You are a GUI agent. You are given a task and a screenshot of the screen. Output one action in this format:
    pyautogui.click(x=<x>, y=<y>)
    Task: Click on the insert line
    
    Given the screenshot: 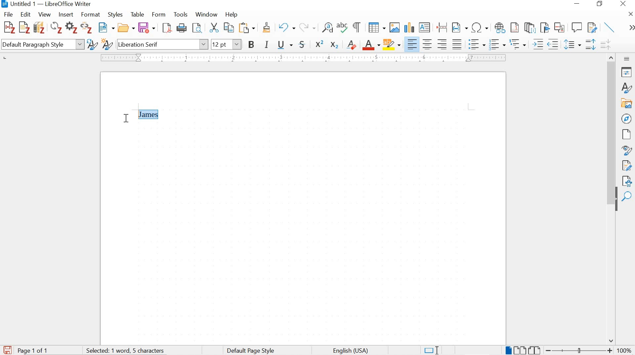 What is the action you would take?
    pyautogui.click(x=610, y=27)
    